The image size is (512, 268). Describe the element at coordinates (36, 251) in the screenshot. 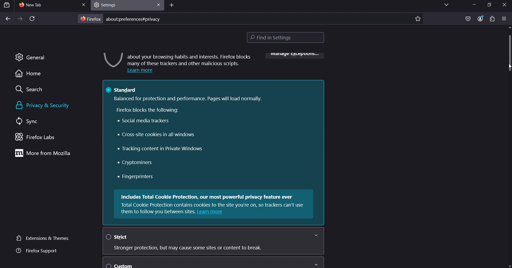

I see `firefox support` at that location.